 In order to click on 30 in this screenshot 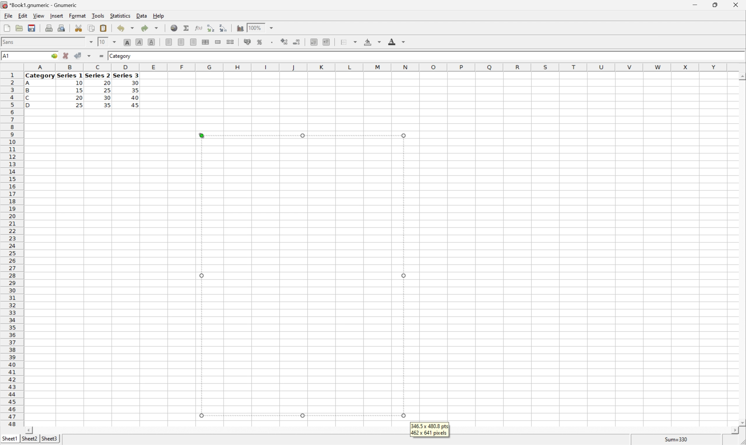, I will do `click(135, 83)`.